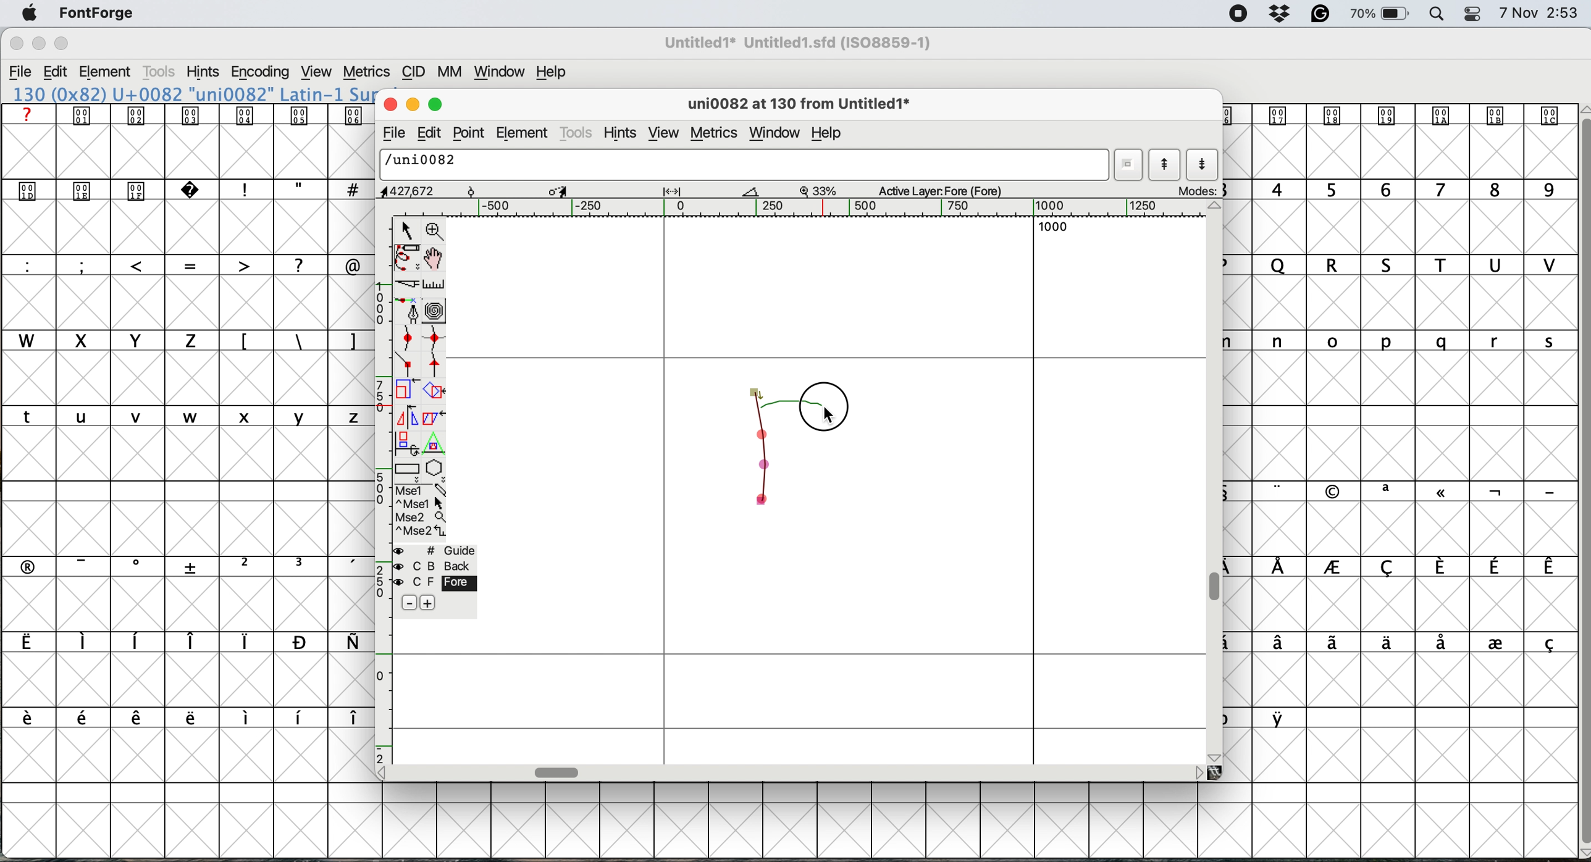 The height and width of the screenshot is (862, 1591). Describe the element at coordinates (806, 106) in the screenshot. I see `glyph details` at that location.